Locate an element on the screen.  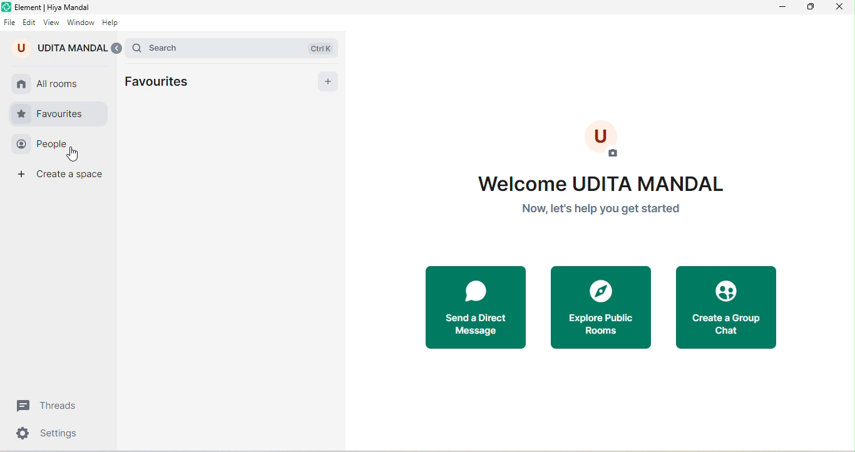
cursor is located at coordinates (72, 155).